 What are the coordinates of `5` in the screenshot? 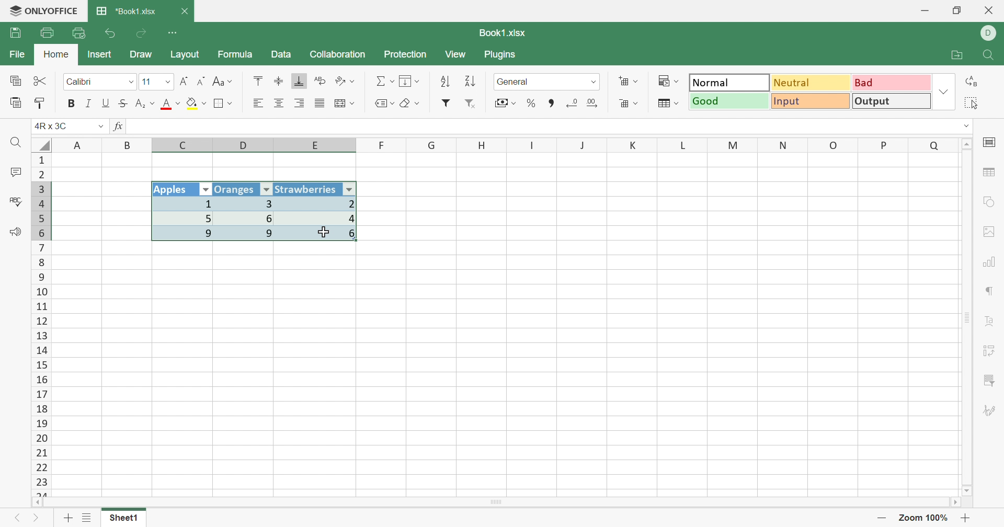 It's located at (184, 217).